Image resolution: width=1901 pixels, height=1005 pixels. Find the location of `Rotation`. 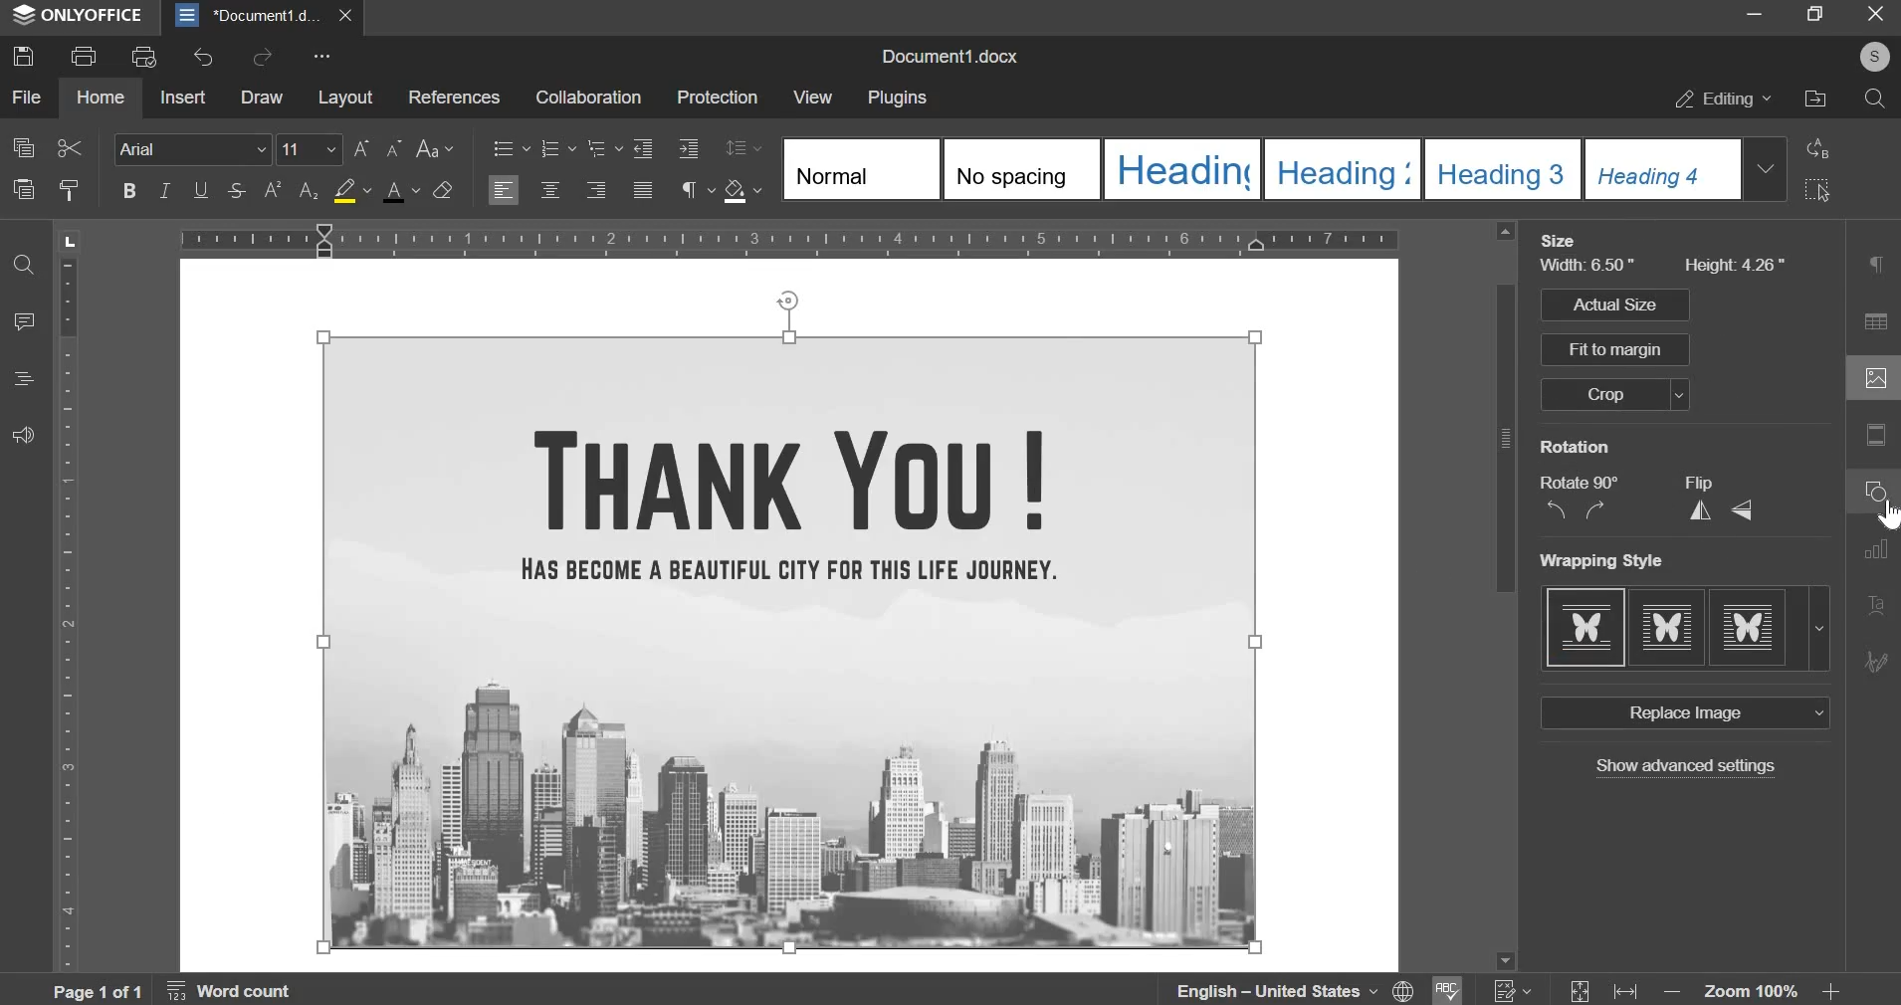

Rotation is located at coordinates (1575, 447).